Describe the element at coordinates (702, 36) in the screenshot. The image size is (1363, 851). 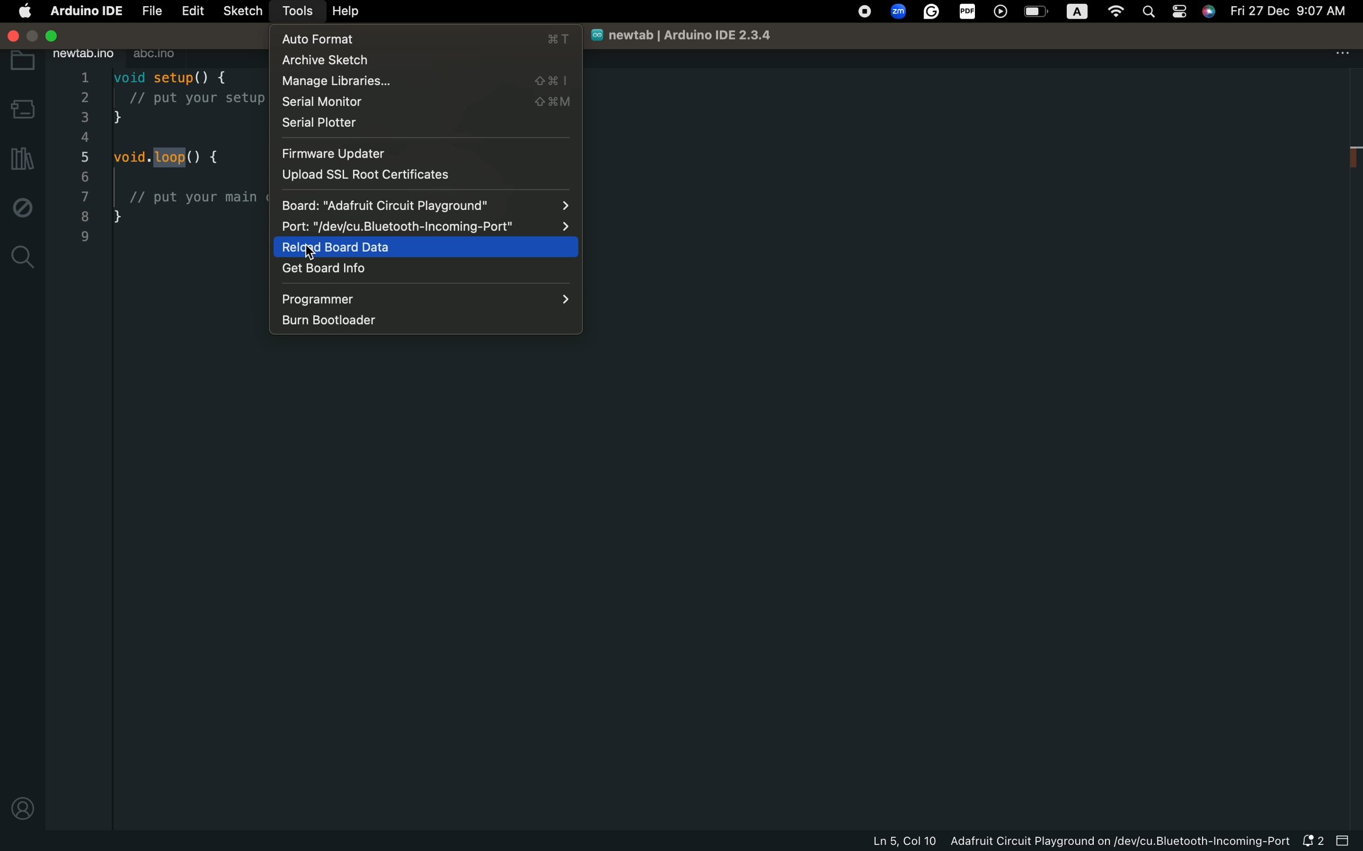
I see `newtab | Arduino IDE 2.3.4` at that location.